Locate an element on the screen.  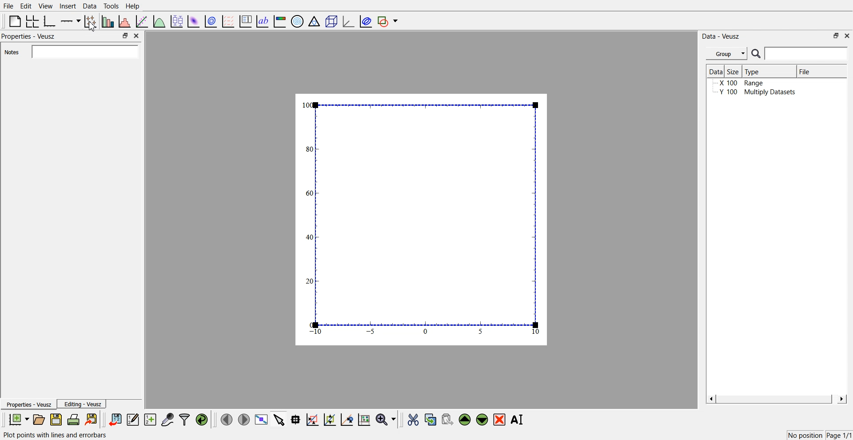
graphs charts is located at coordinates (422, 219).